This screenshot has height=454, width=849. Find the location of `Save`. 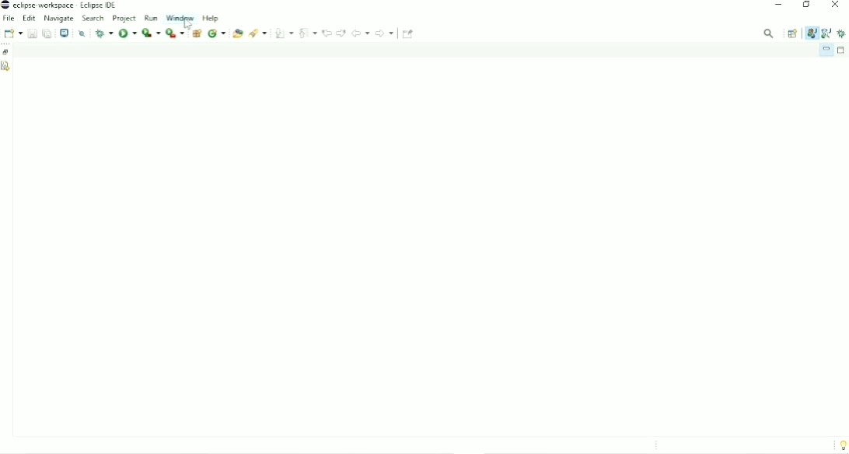

Save is located at coordinates (31, 33).